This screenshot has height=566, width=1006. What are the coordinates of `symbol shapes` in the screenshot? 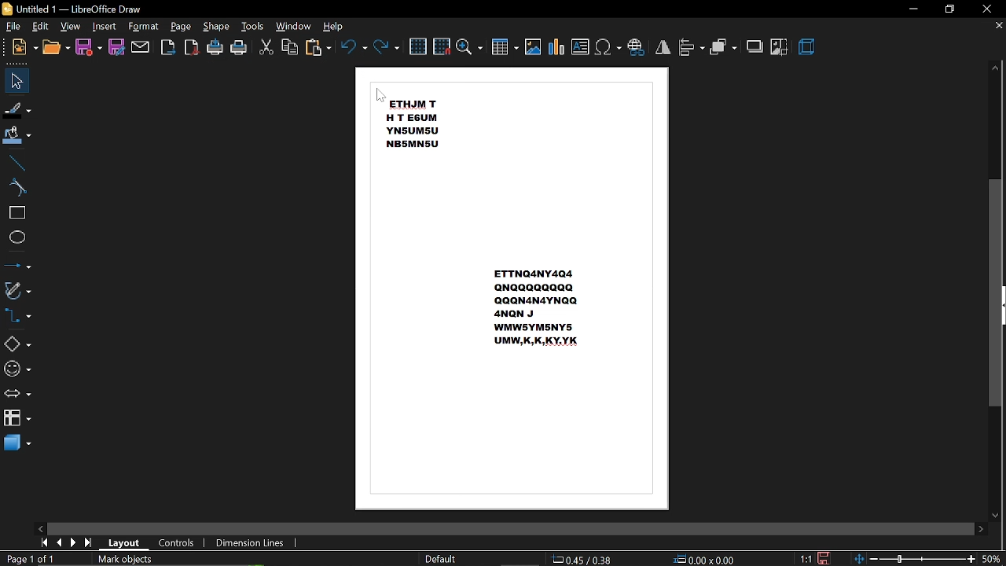 It's located at (17, 369).